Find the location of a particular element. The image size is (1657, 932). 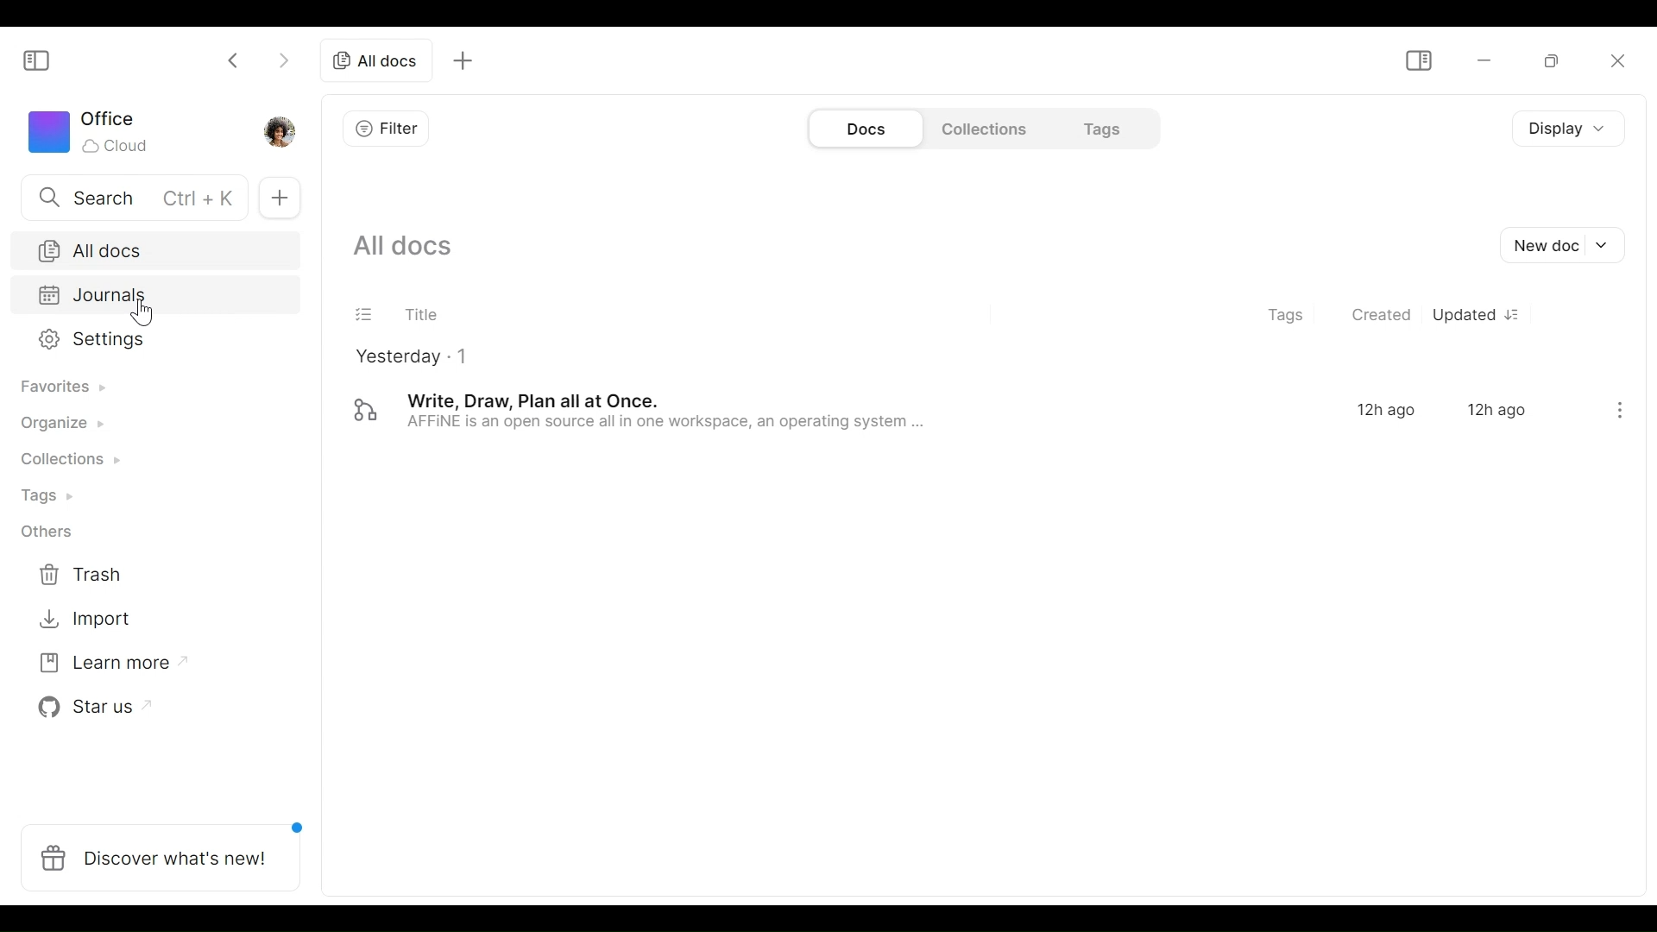

Filter is located at coordinates (387, 131).